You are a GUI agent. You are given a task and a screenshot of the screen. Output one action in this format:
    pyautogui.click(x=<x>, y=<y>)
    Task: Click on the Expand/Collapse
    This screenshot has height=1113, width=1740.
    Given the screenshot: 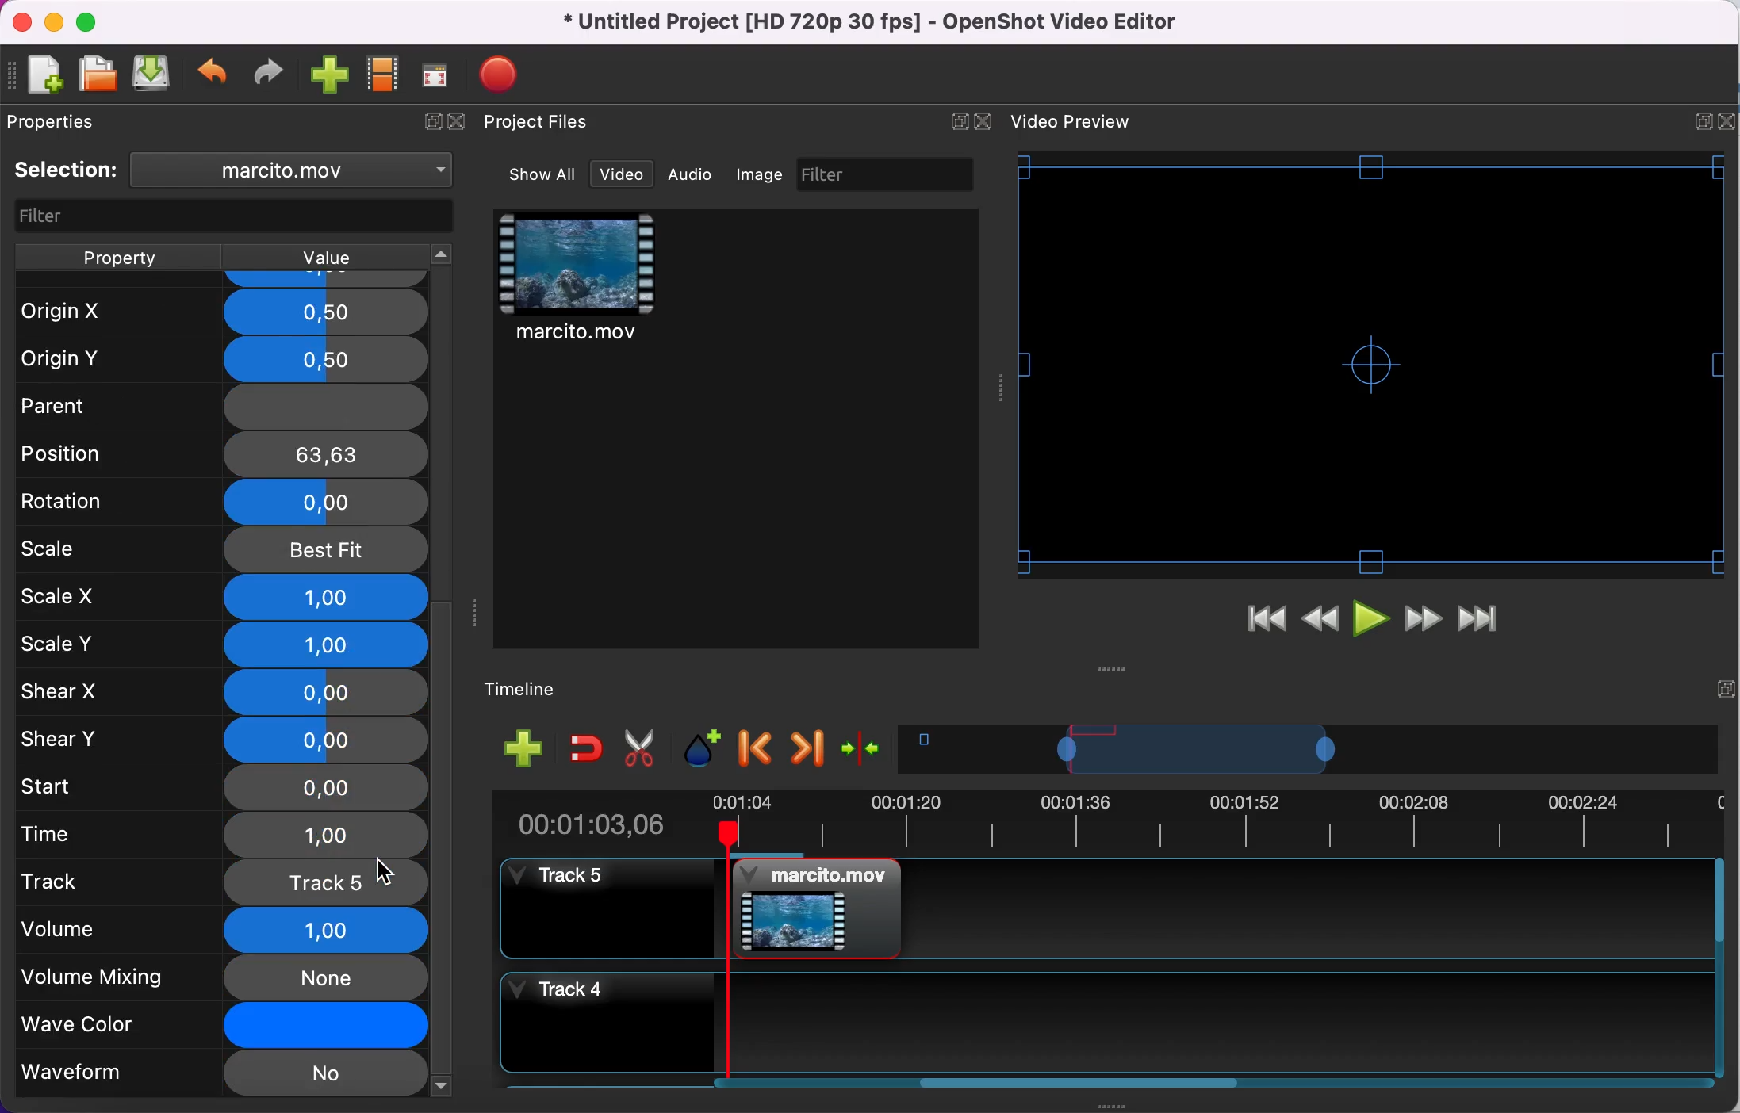 What is the action you would take?
    pyautogui.click(x=1726, y=689)
    